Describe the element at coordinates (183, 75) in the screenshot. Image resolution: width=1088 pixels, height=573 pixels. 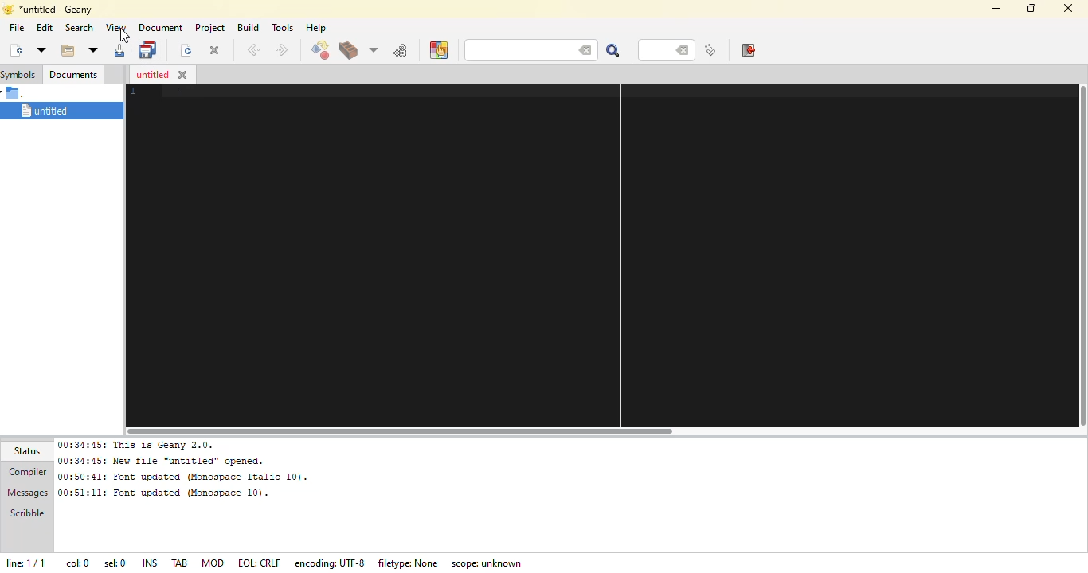
I see `close` at that location.